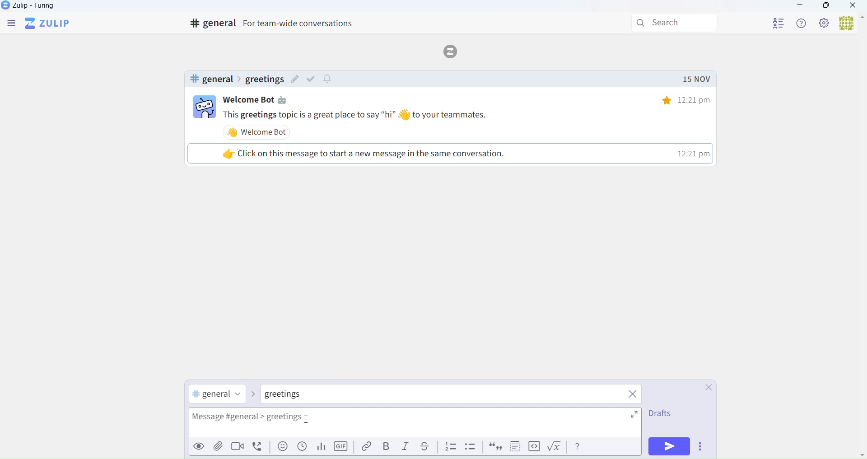 This screenshot has height=459, width=867. Describe the element at coordinates (281, 449) in the screenshot. I see `Emoji` at that location.